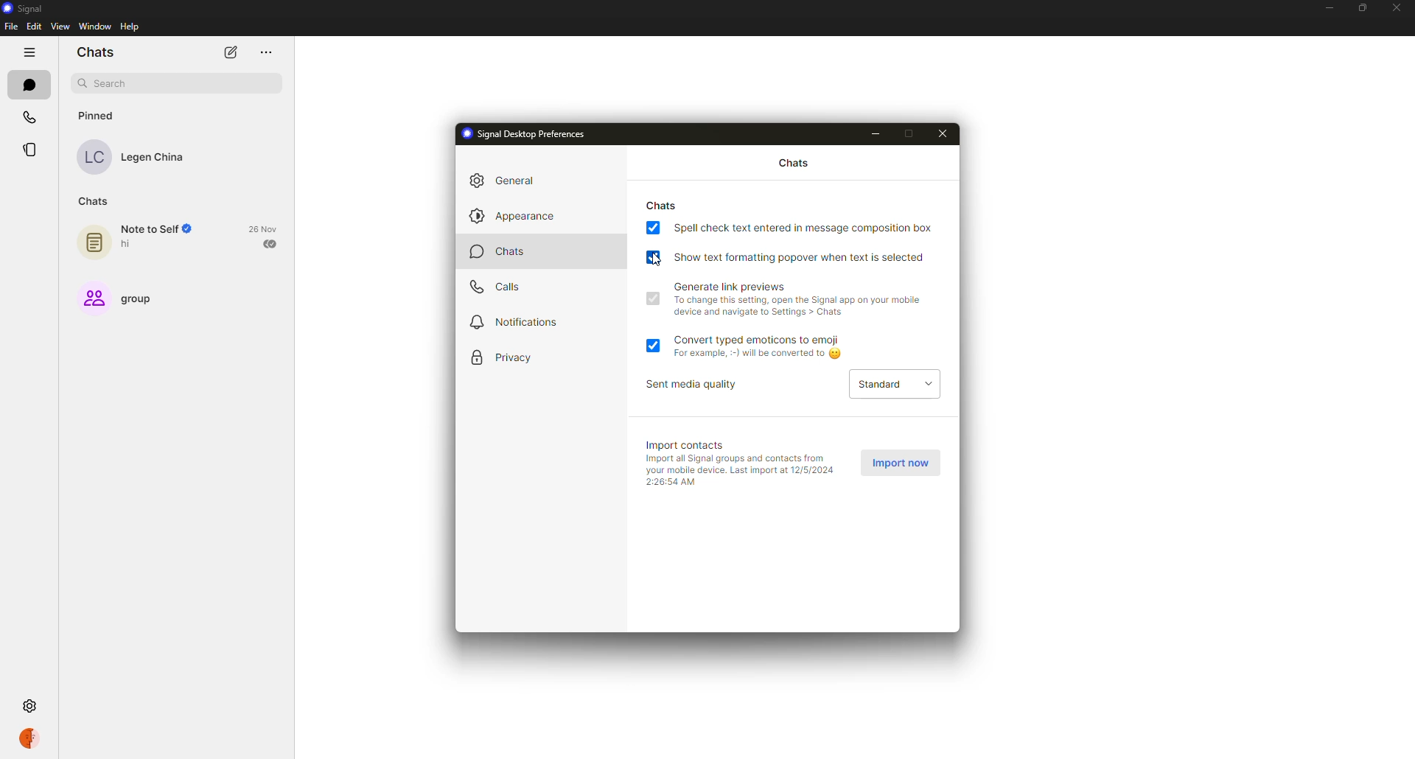 This screenshot has height=759, width=1415. I want to click on help, so click(130, 27).